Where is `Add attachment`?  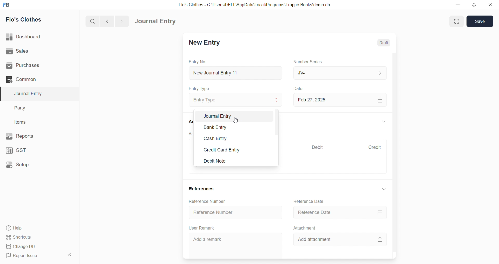 Add attachment is located at coordinates (337, 240).